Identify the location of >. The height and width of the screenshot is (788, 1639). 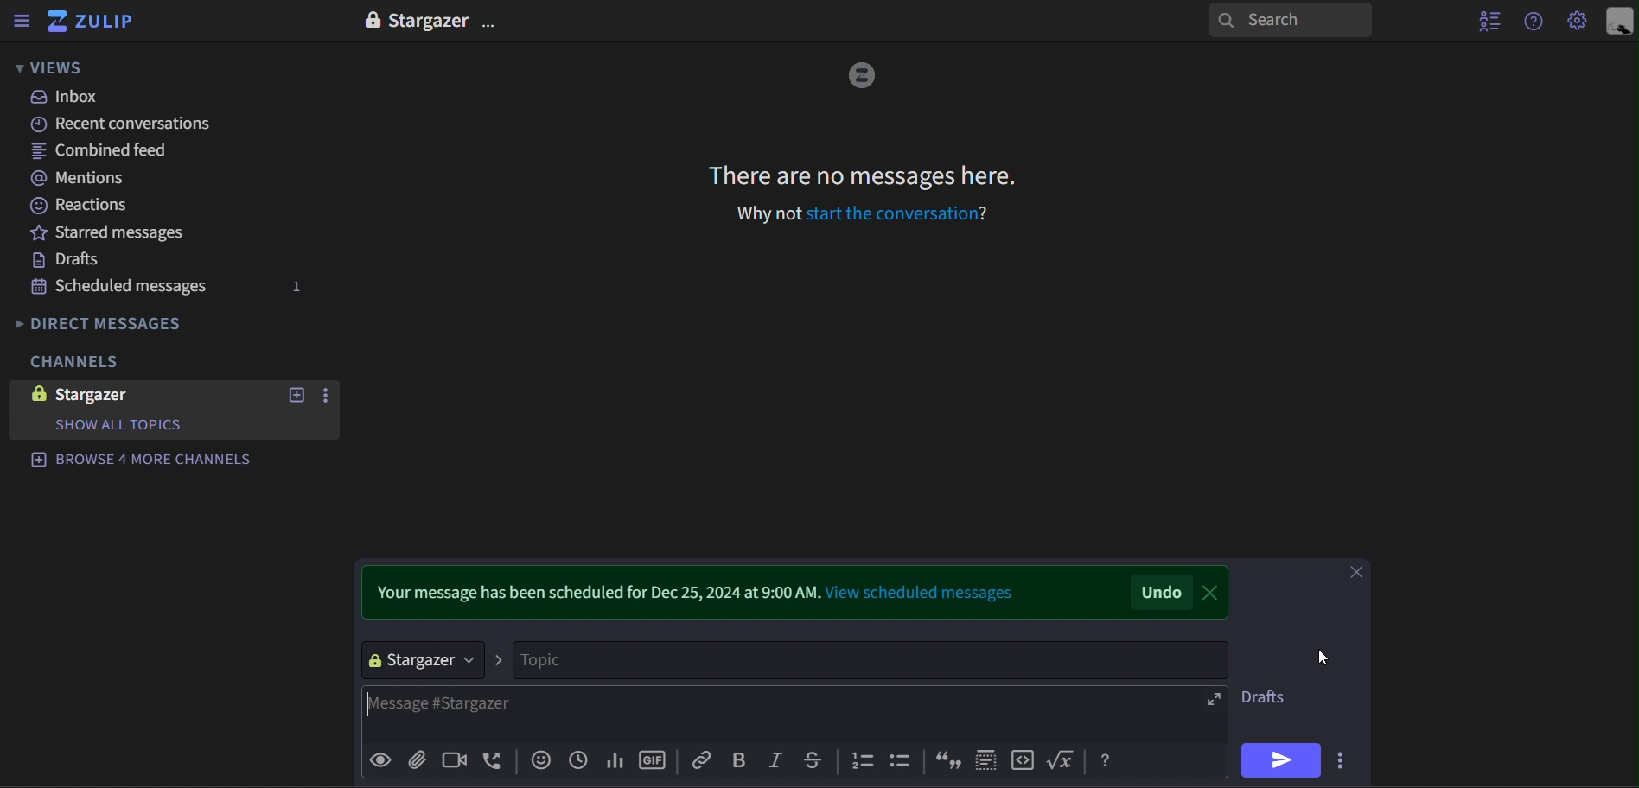
(501, 659).